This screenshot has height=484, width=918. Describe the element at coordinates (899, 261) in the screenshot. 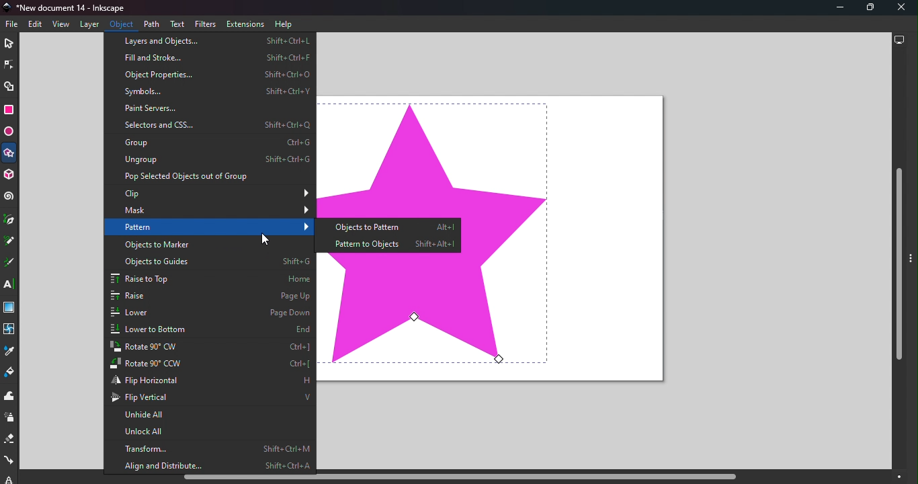

I see `Vertical scroll bar` at that location.